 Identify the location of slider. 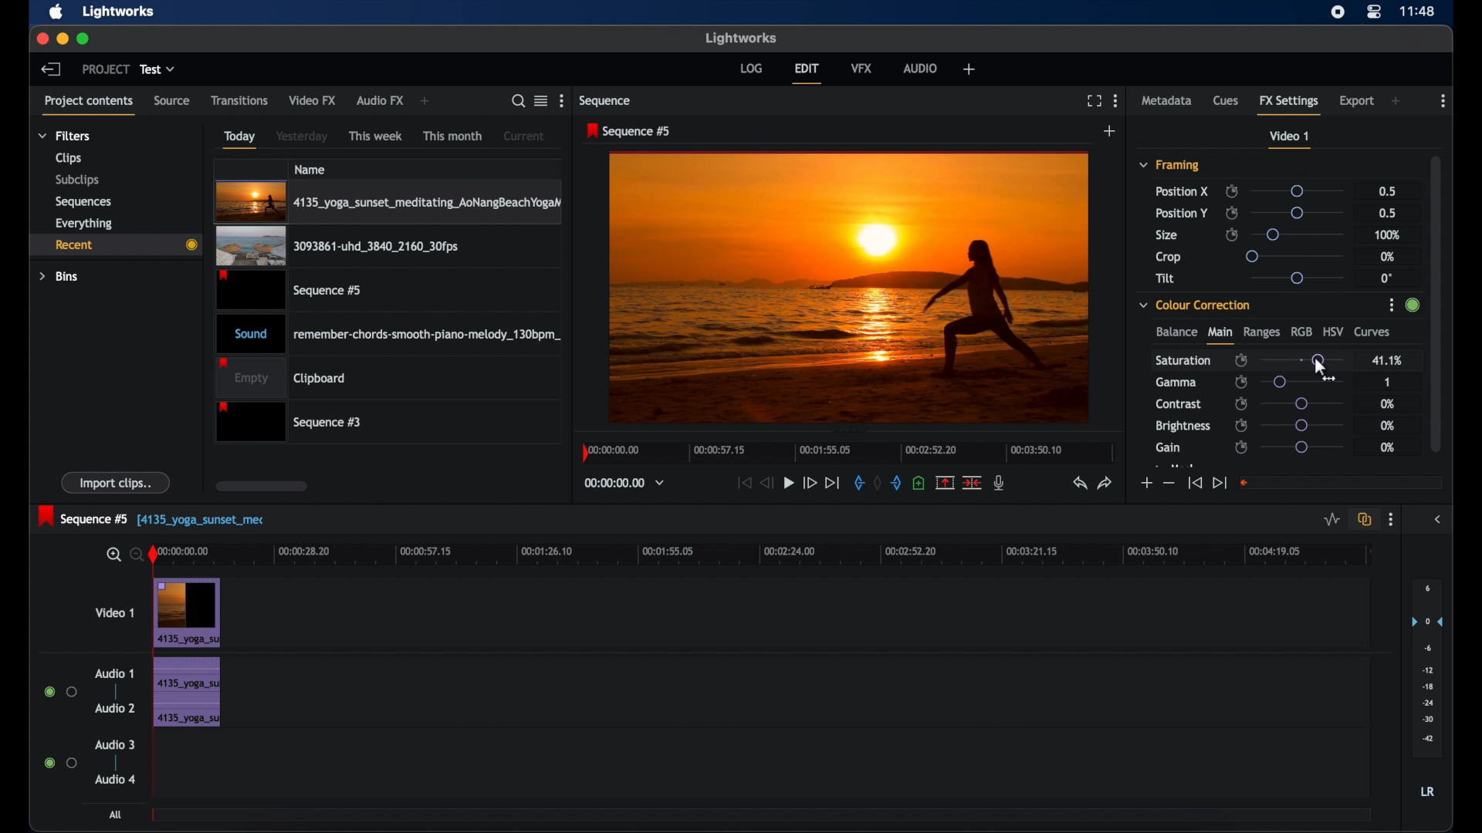
(1301, 359).